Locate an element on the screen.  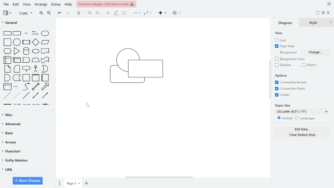
view is located at coordinates (279, 33).